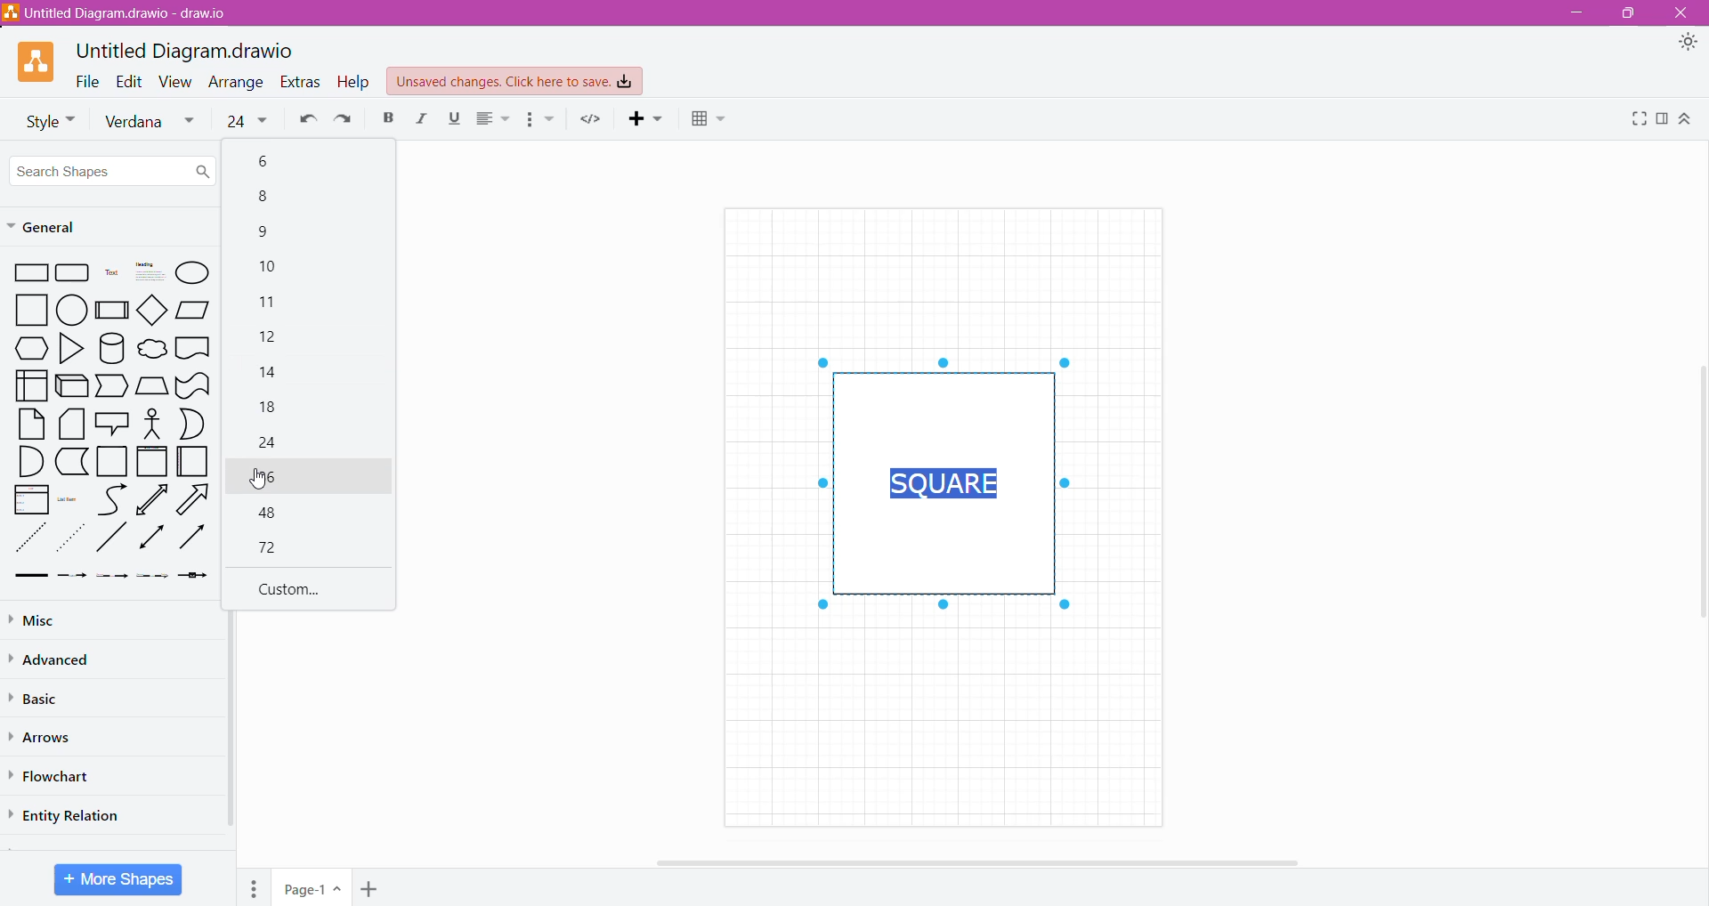 The image size is (1709, 906). I want to click on File, so click(88, 80).